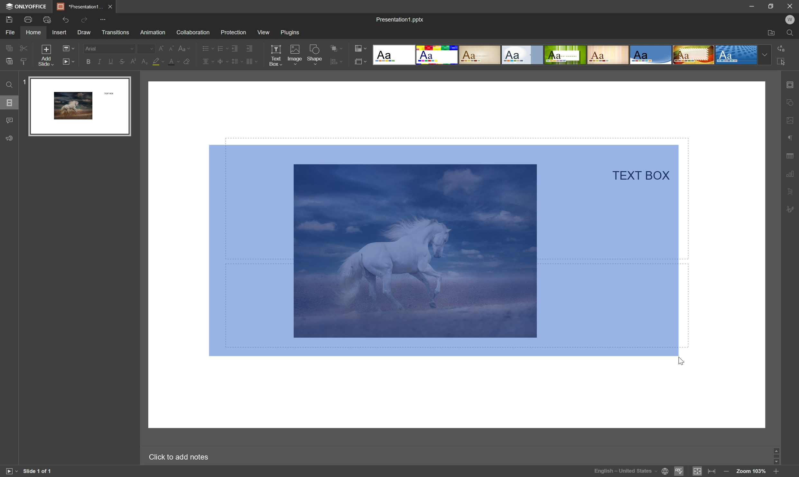 This screenshot has width=799, height=477. Describe the element at coordinates (772, 5) in the screenshot. I see `restore down` at that location.